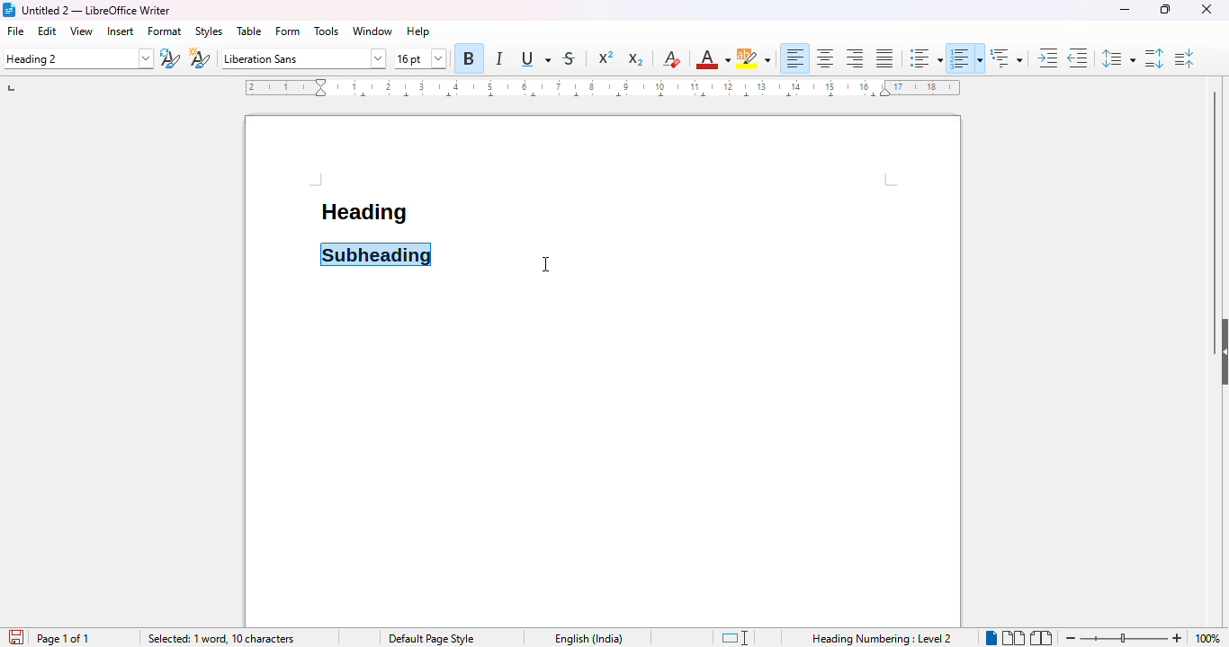  Describe the element at coordinates (1006, 58) in the screenshot. I see `set outline format` at that location.